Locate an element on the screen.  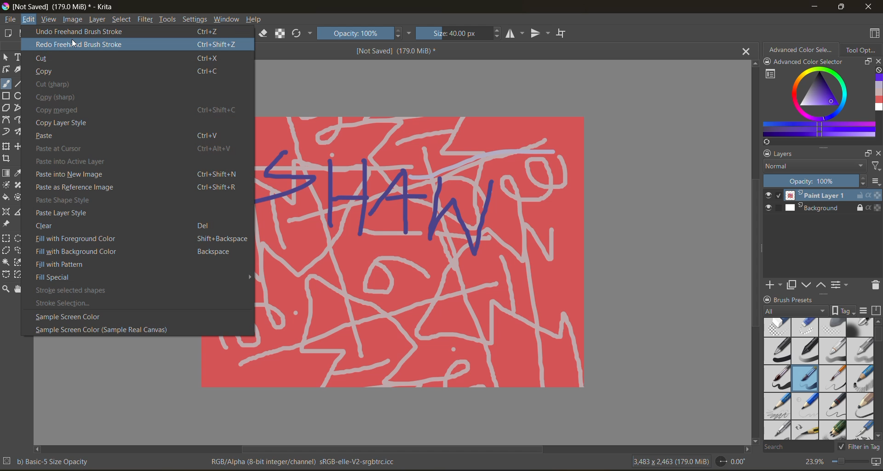
filter is located at coordinates (874, 167).